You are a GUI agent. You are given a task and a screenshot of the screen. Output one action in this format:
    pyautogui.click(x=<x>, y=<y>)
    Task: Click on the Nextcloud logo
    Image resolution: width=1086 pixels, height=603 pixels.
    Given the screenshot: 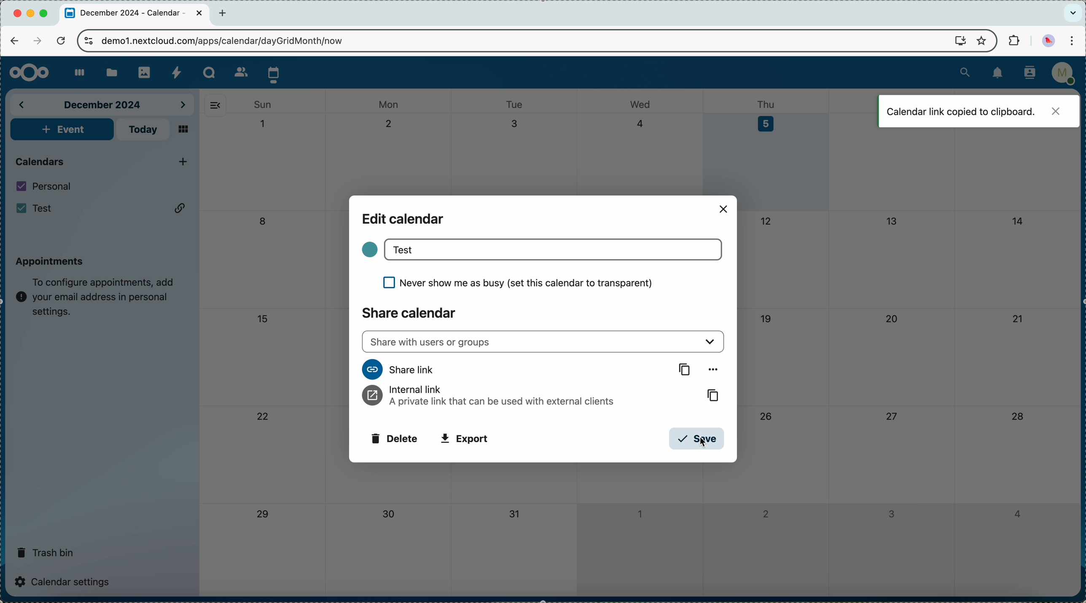 What is the action you would take?
    pyautogui.click(x=26, y=73)
    